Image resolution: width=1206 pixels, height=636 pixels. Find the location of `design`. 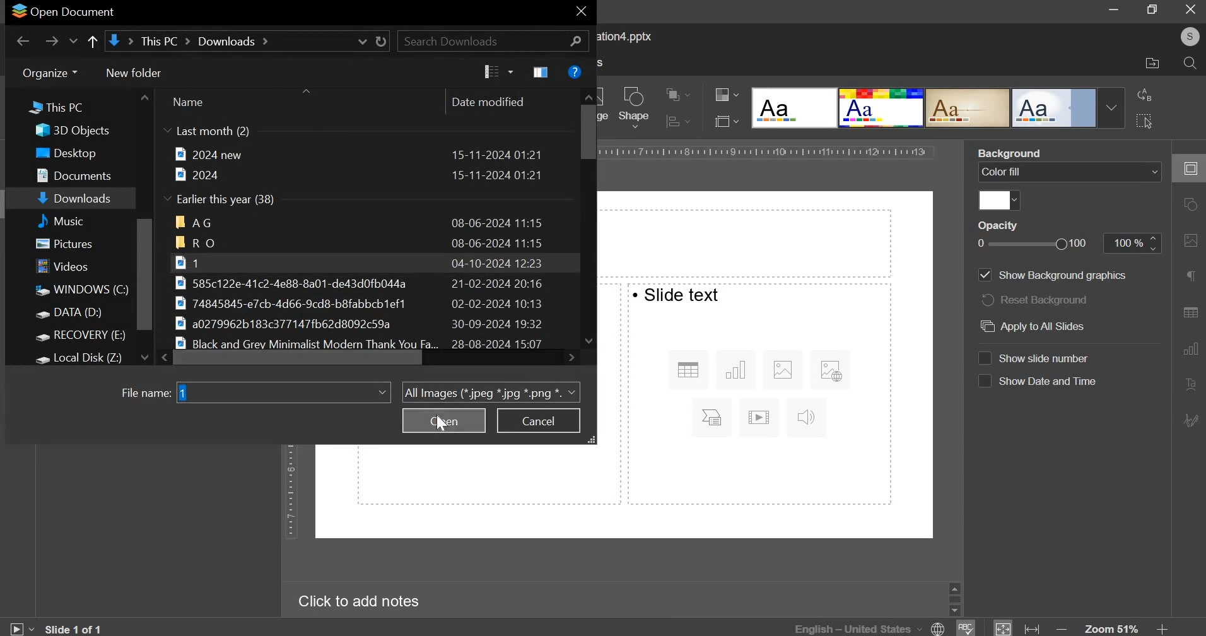

design is located at coordinates (969, 109).